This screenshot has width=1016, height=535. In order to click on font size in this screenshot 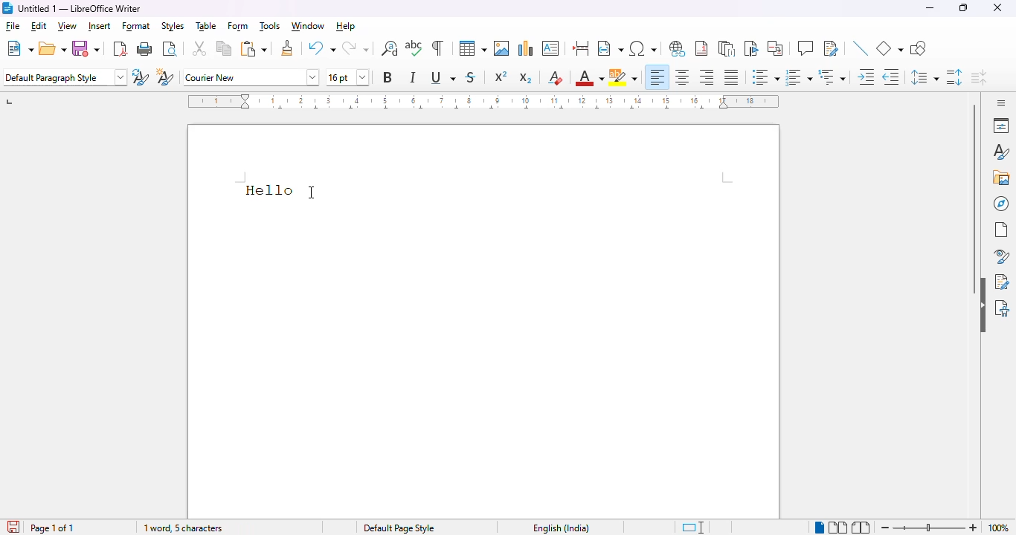, I will do `click(348, 77)`.